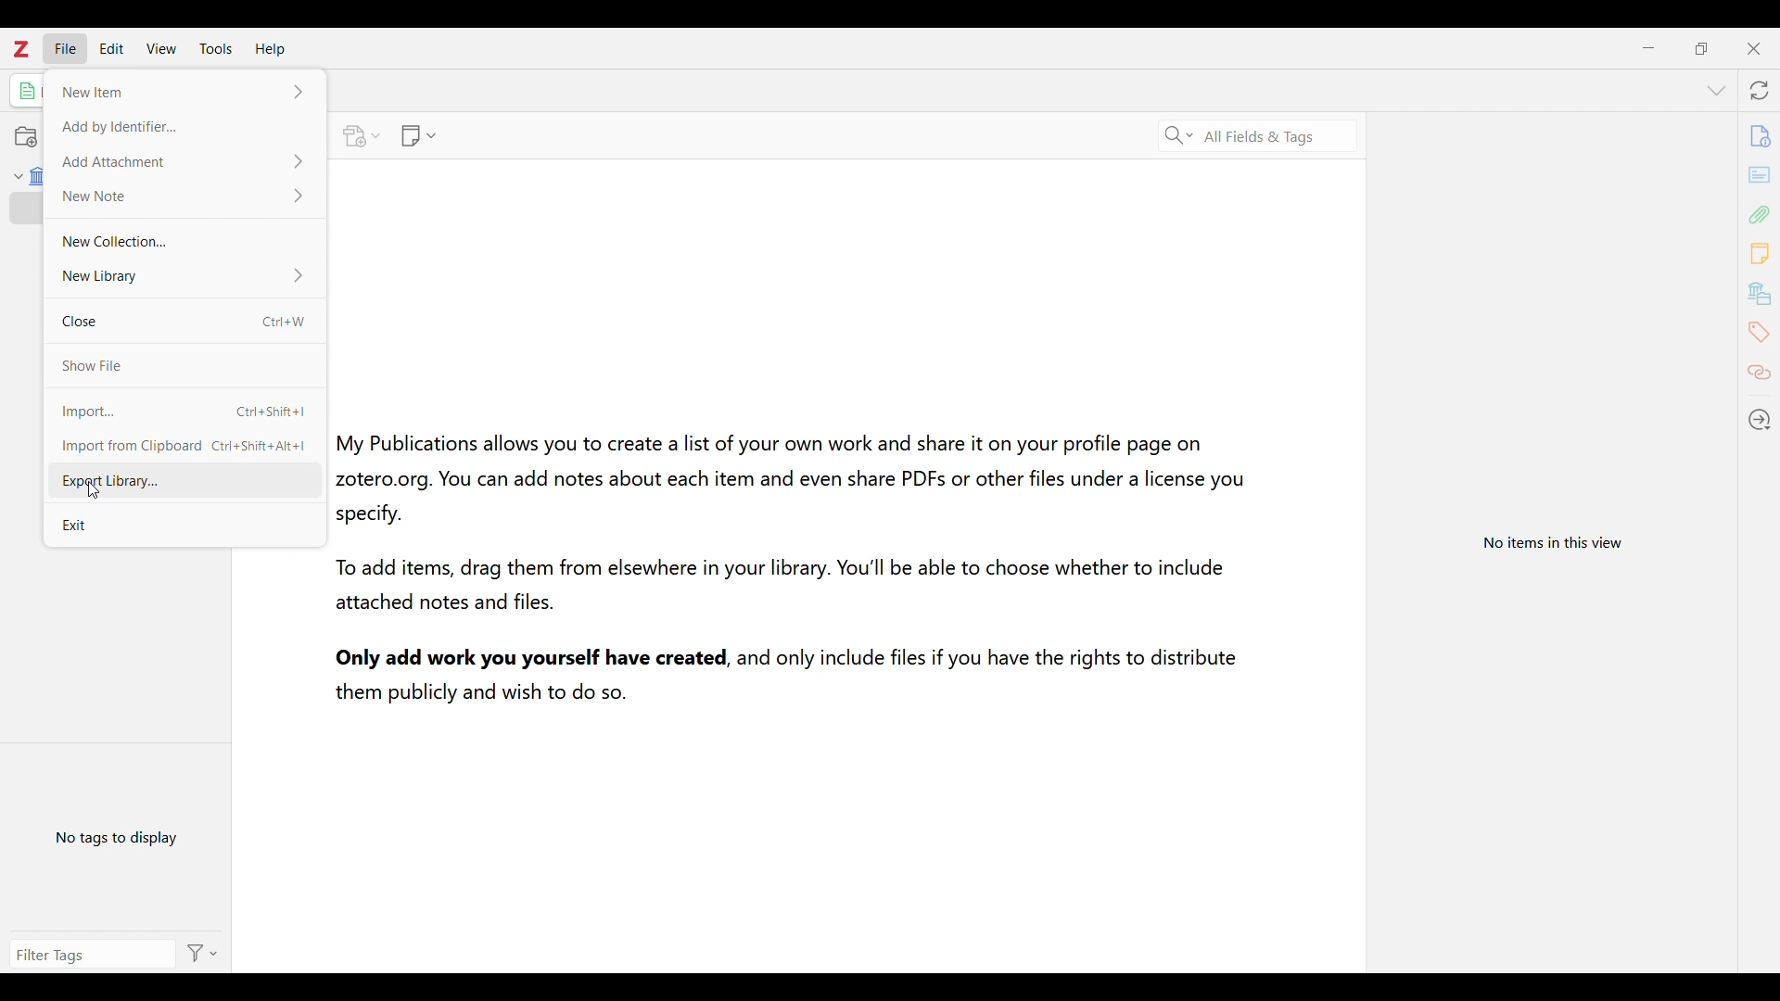 This screenshot has height=1001, width=1780. Describe the element at coordinates (1760, 91) in the screenshot. I see `Sync with zotero.org` at that location.